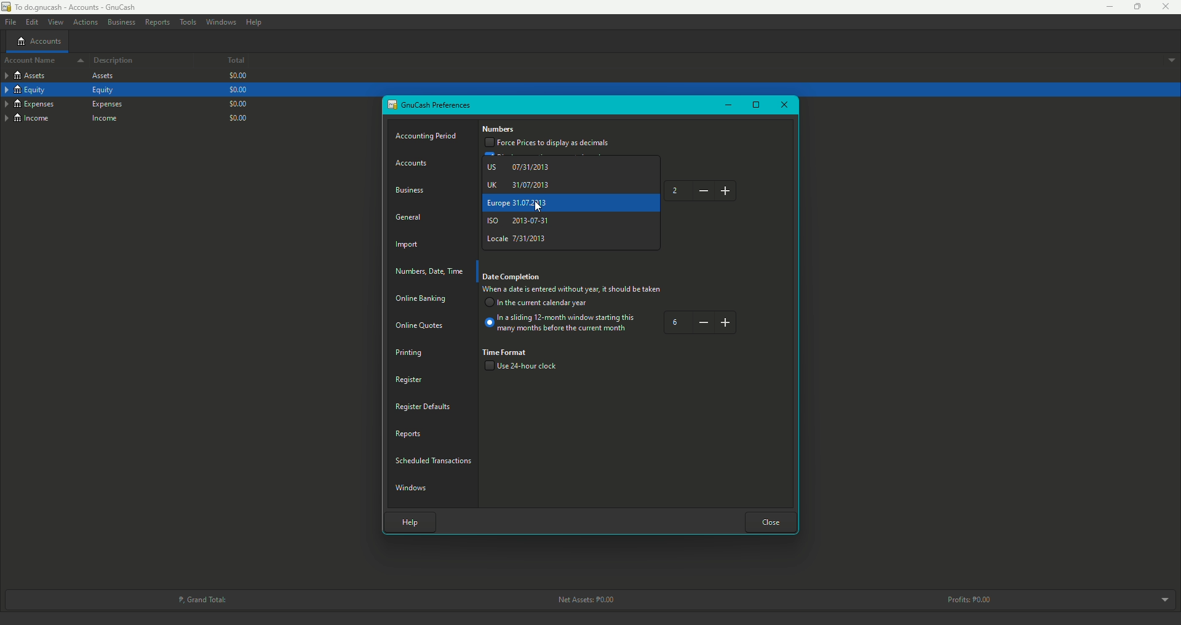  What do you see at coordinates (424, 325) in the screenshot?
I see `Online Quotes` at bounding box center [424, 325].